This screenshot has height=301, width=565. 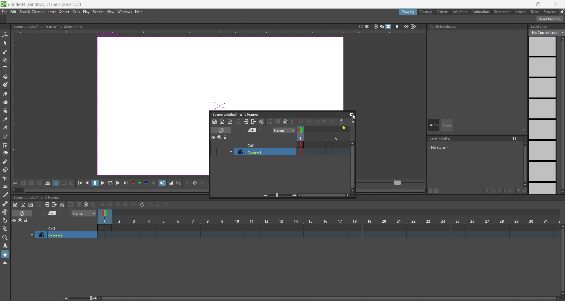 I want to click on ew raster level, so click(x=22, y=205).